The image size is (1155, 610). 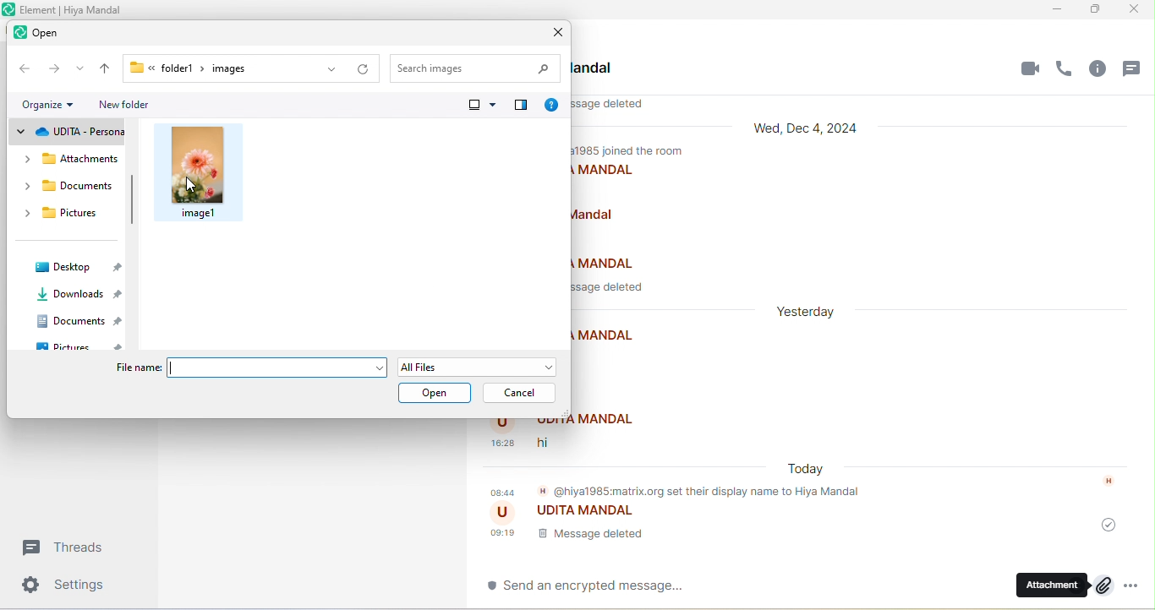 What do you see at coordinates (1104, 72) in the screenshot?
I see `room info` at bounding box center [1104, 72].